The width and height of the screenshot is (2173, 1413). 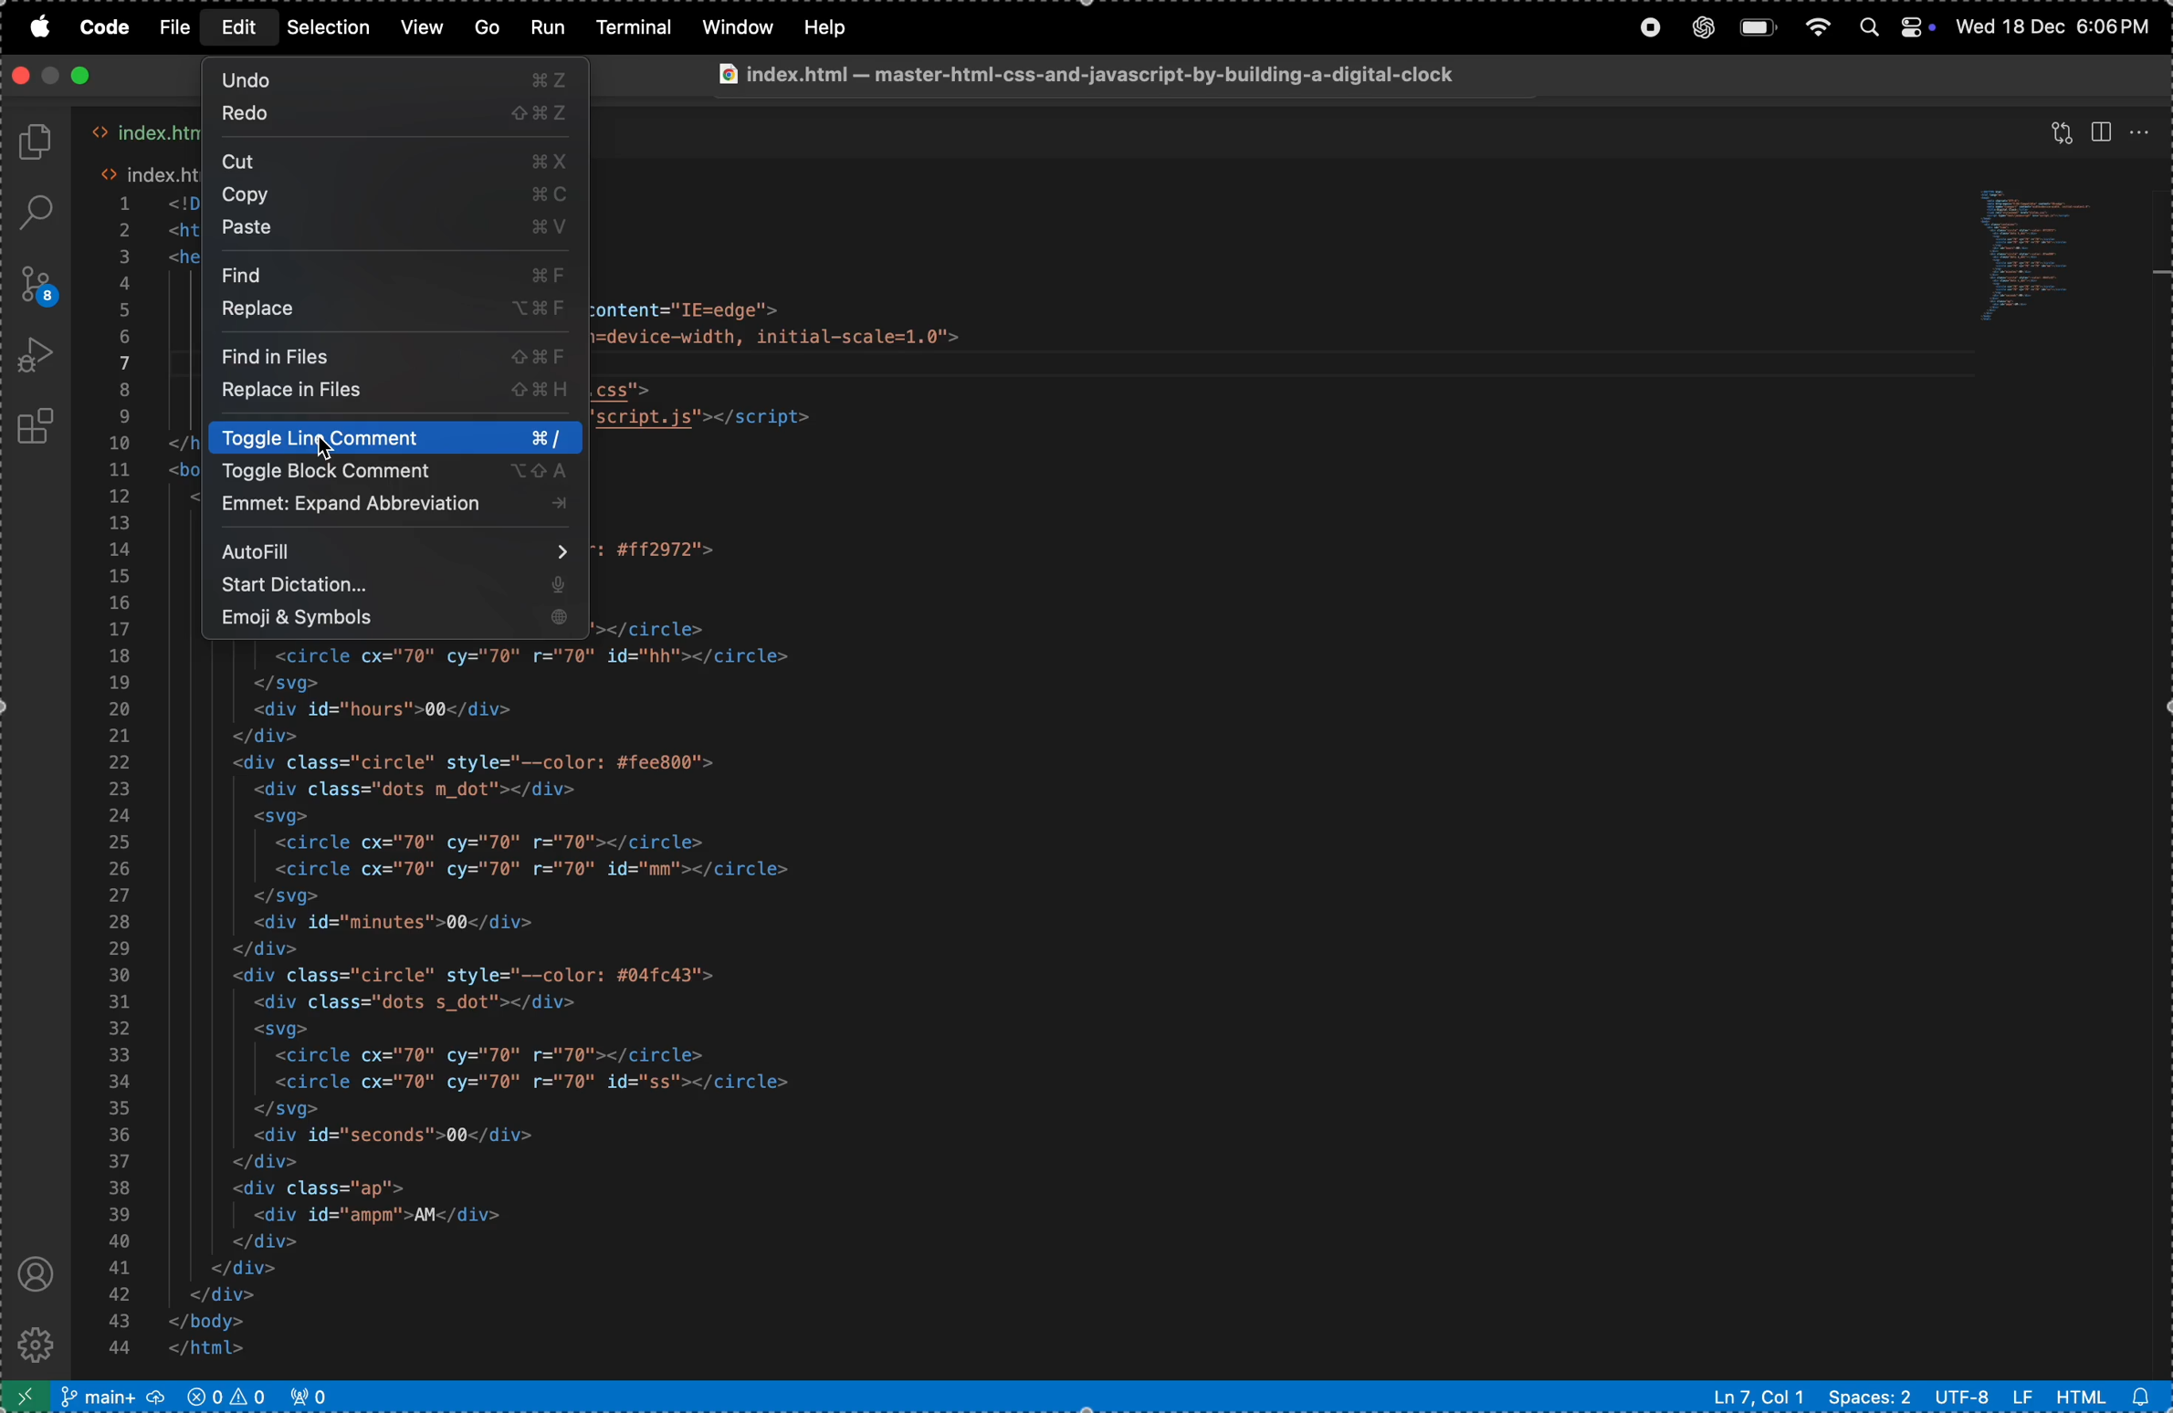 What do you see at coordinates (1757, 27) in the screenshot?
I see `battery` at bounding box center [1757, 27].